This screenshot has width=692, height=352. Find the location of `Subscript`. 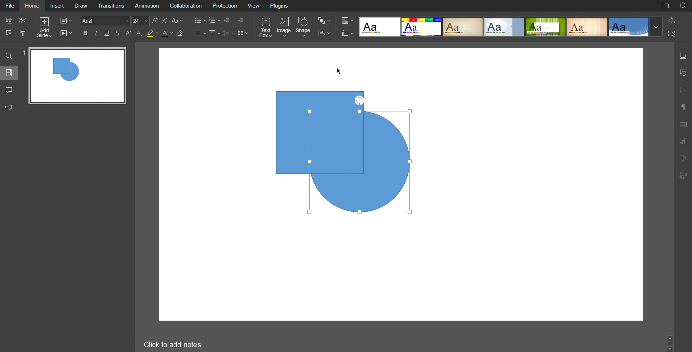

Subscript is located at coordinates (140, 34).